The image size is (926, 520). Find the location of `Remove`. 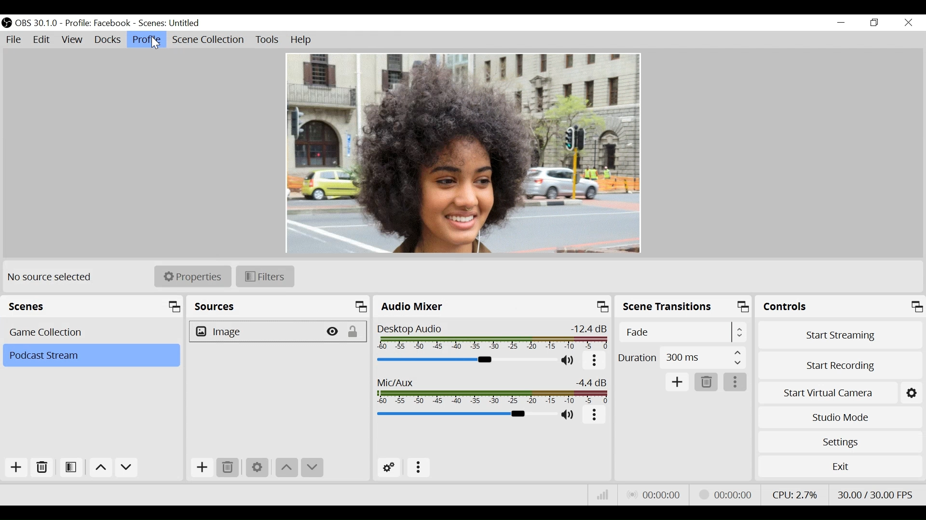

Remove is located at coordinates (43, 467).